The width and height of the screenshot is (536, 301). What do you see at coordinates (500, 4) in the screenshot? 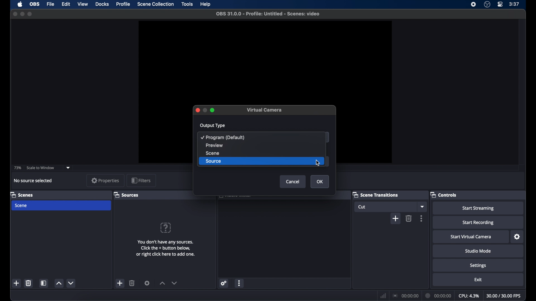
I see `control center` at bounding box center [500, 4].